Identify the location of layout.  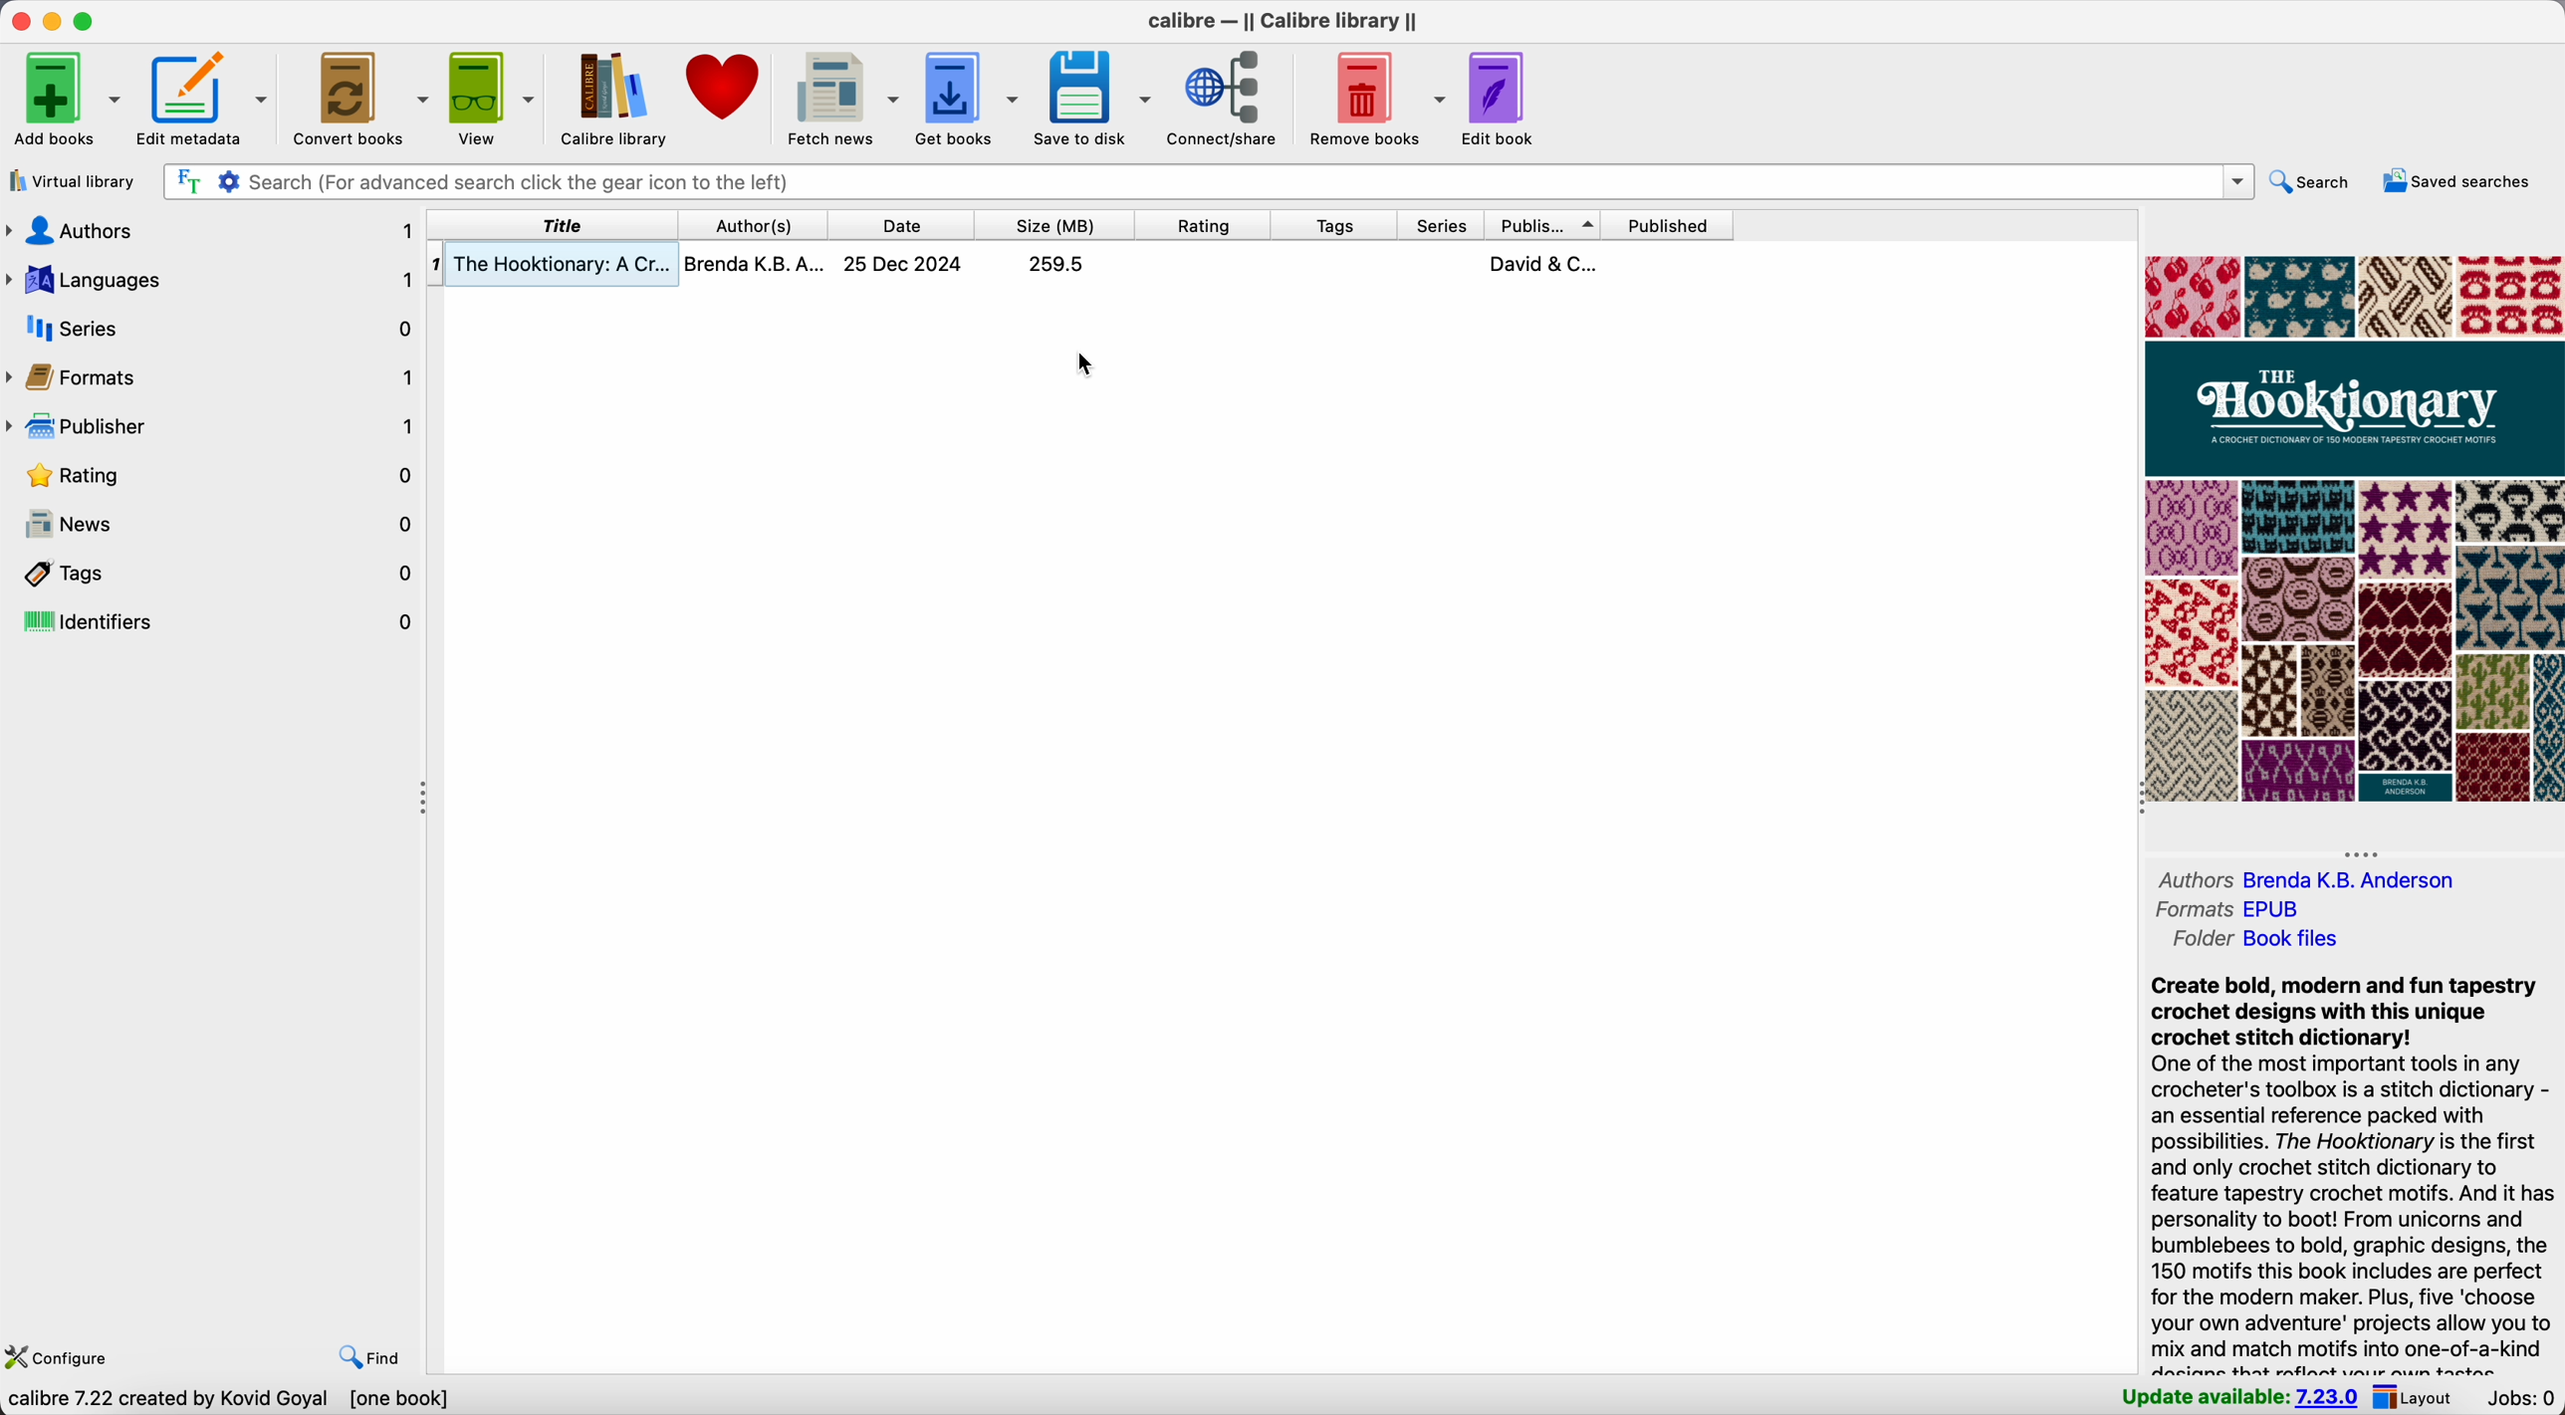
(2423, 1398).